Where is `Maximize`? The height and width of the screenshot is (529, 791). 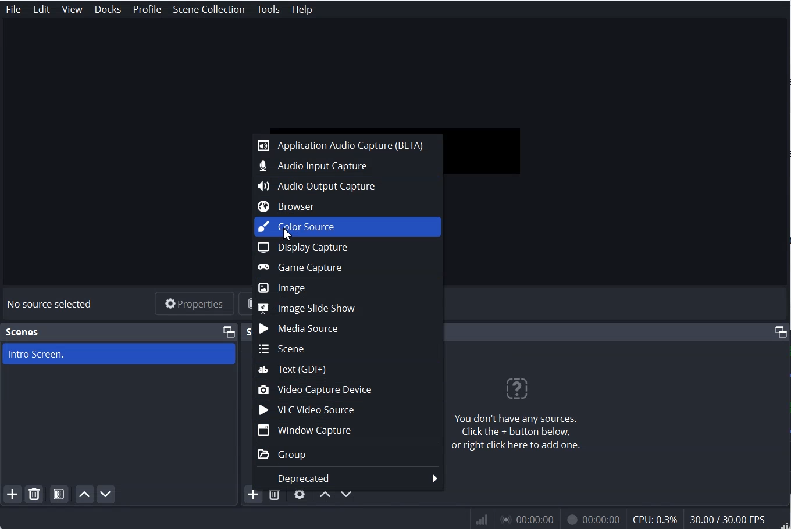
Maximize is located at coordinates (229, 331).